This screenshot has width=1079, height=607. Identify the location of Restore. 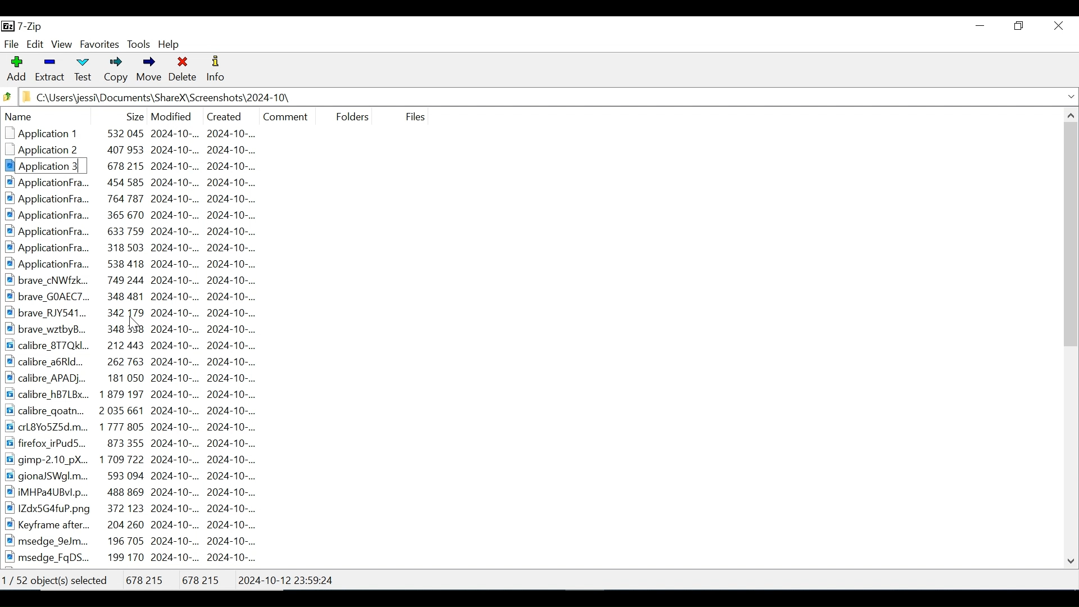
(1021, 25).